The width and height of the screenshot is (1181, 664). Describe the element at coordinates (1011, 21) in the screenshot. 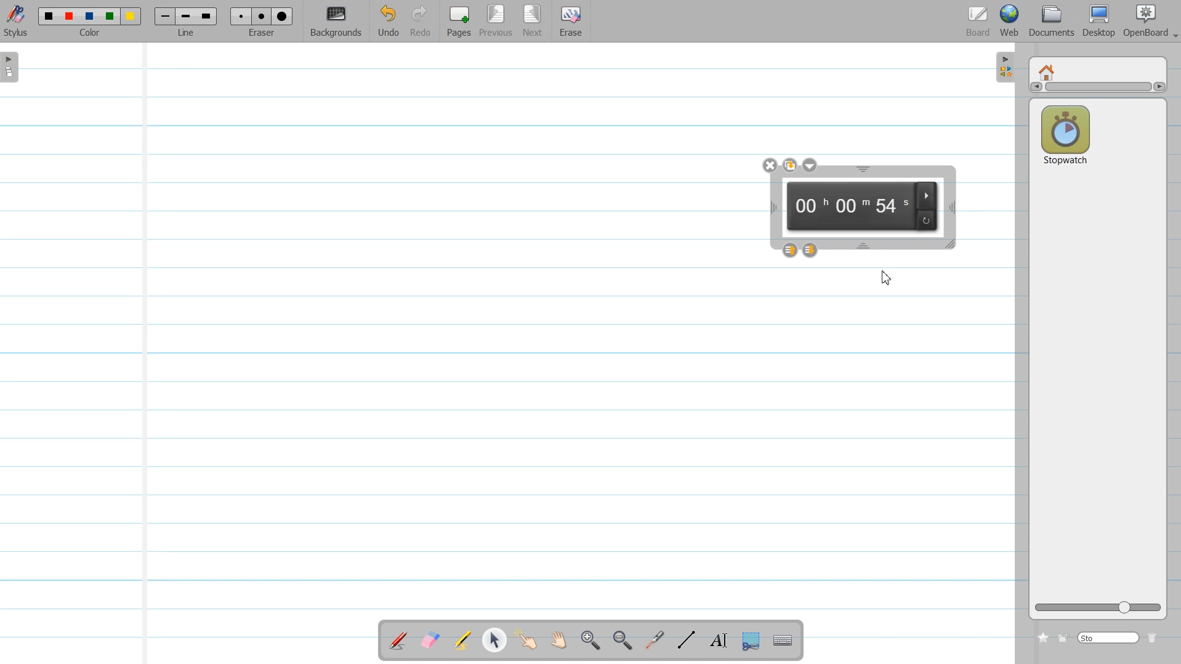

I see `Web` at that location.